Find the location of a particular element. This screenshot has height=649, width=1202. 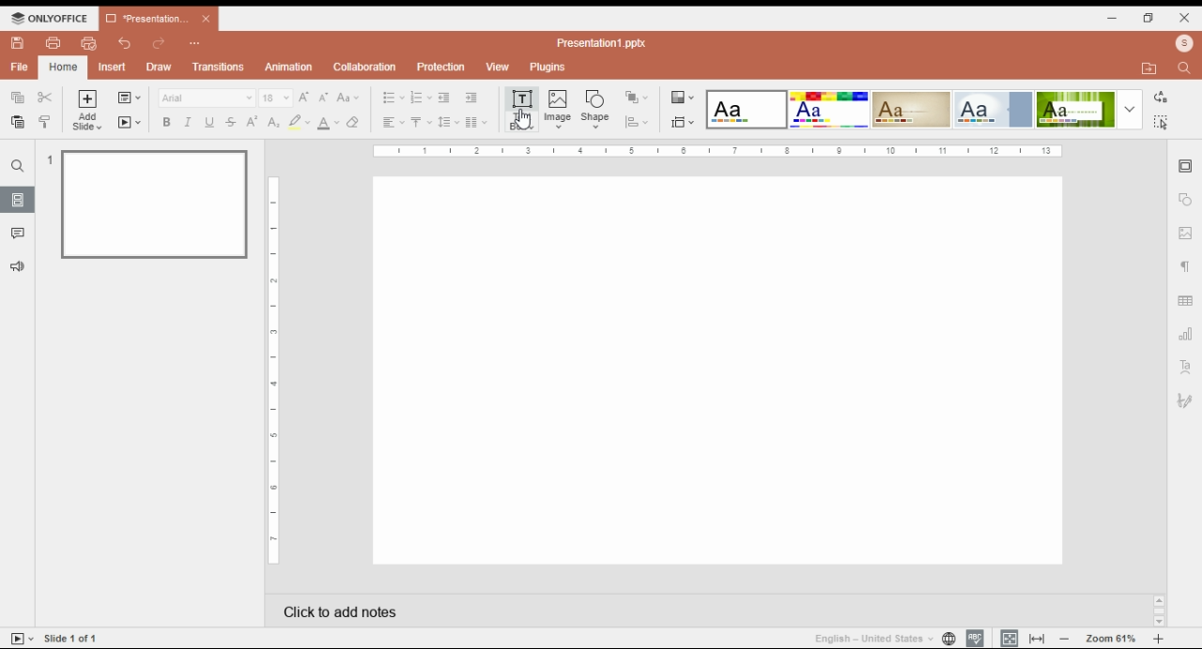

highlight color is located at coordinates (298, 121).